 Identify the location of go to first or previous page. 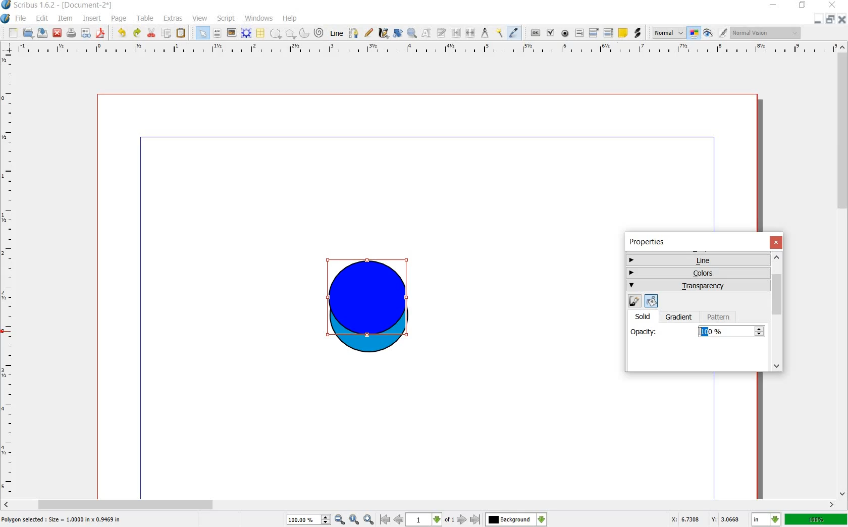
(392, 520).